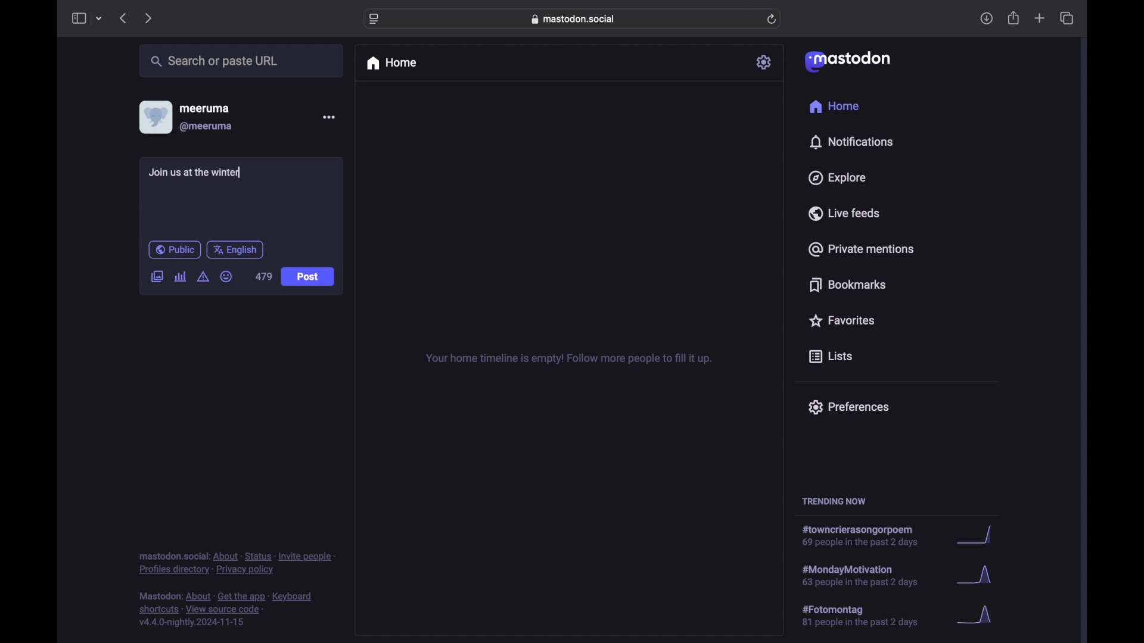  Describe the element at coordinates (568, 359) in the screenshot. I see `your home timeline is empty! follow more people to fill it up` at that location.